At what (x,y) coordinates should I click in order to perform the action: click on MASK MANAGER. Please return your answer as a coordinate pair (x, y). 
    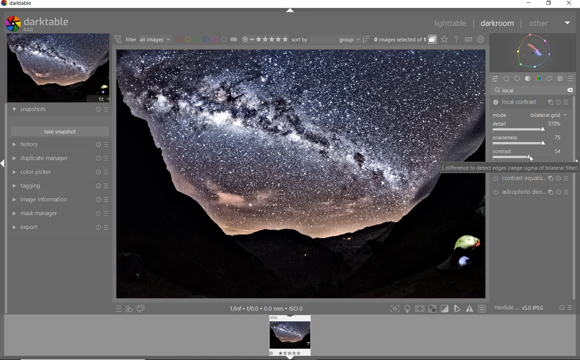
    Looking at the image, I should click on (14, 214).